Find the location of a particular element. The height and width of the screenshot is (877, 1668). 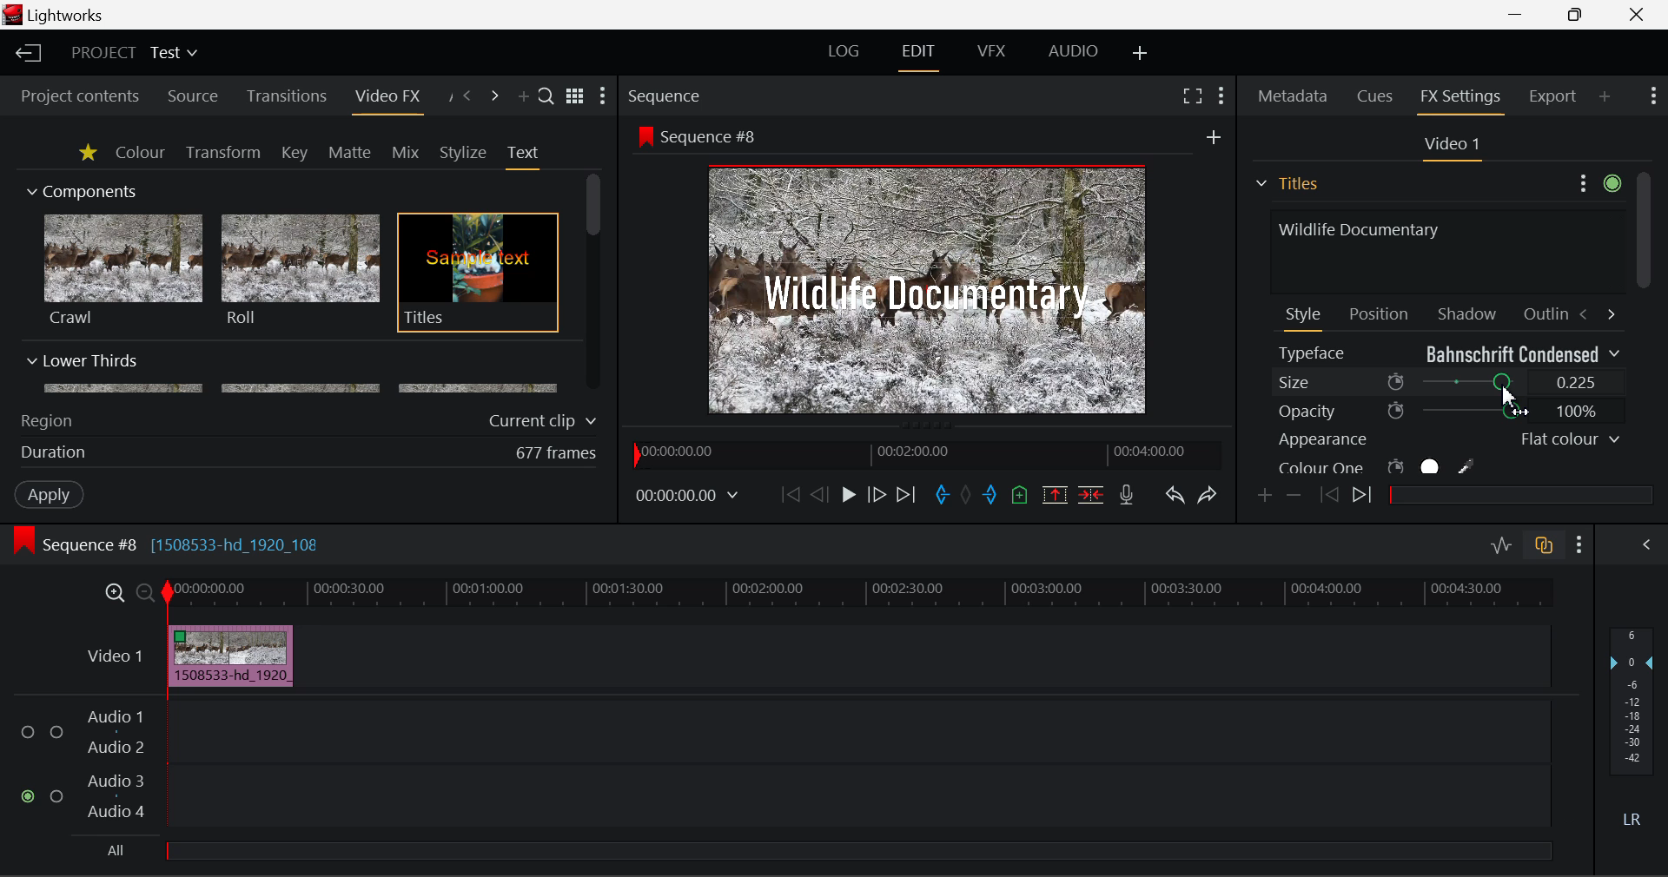

checkbox is located at coordinates (31, 733).